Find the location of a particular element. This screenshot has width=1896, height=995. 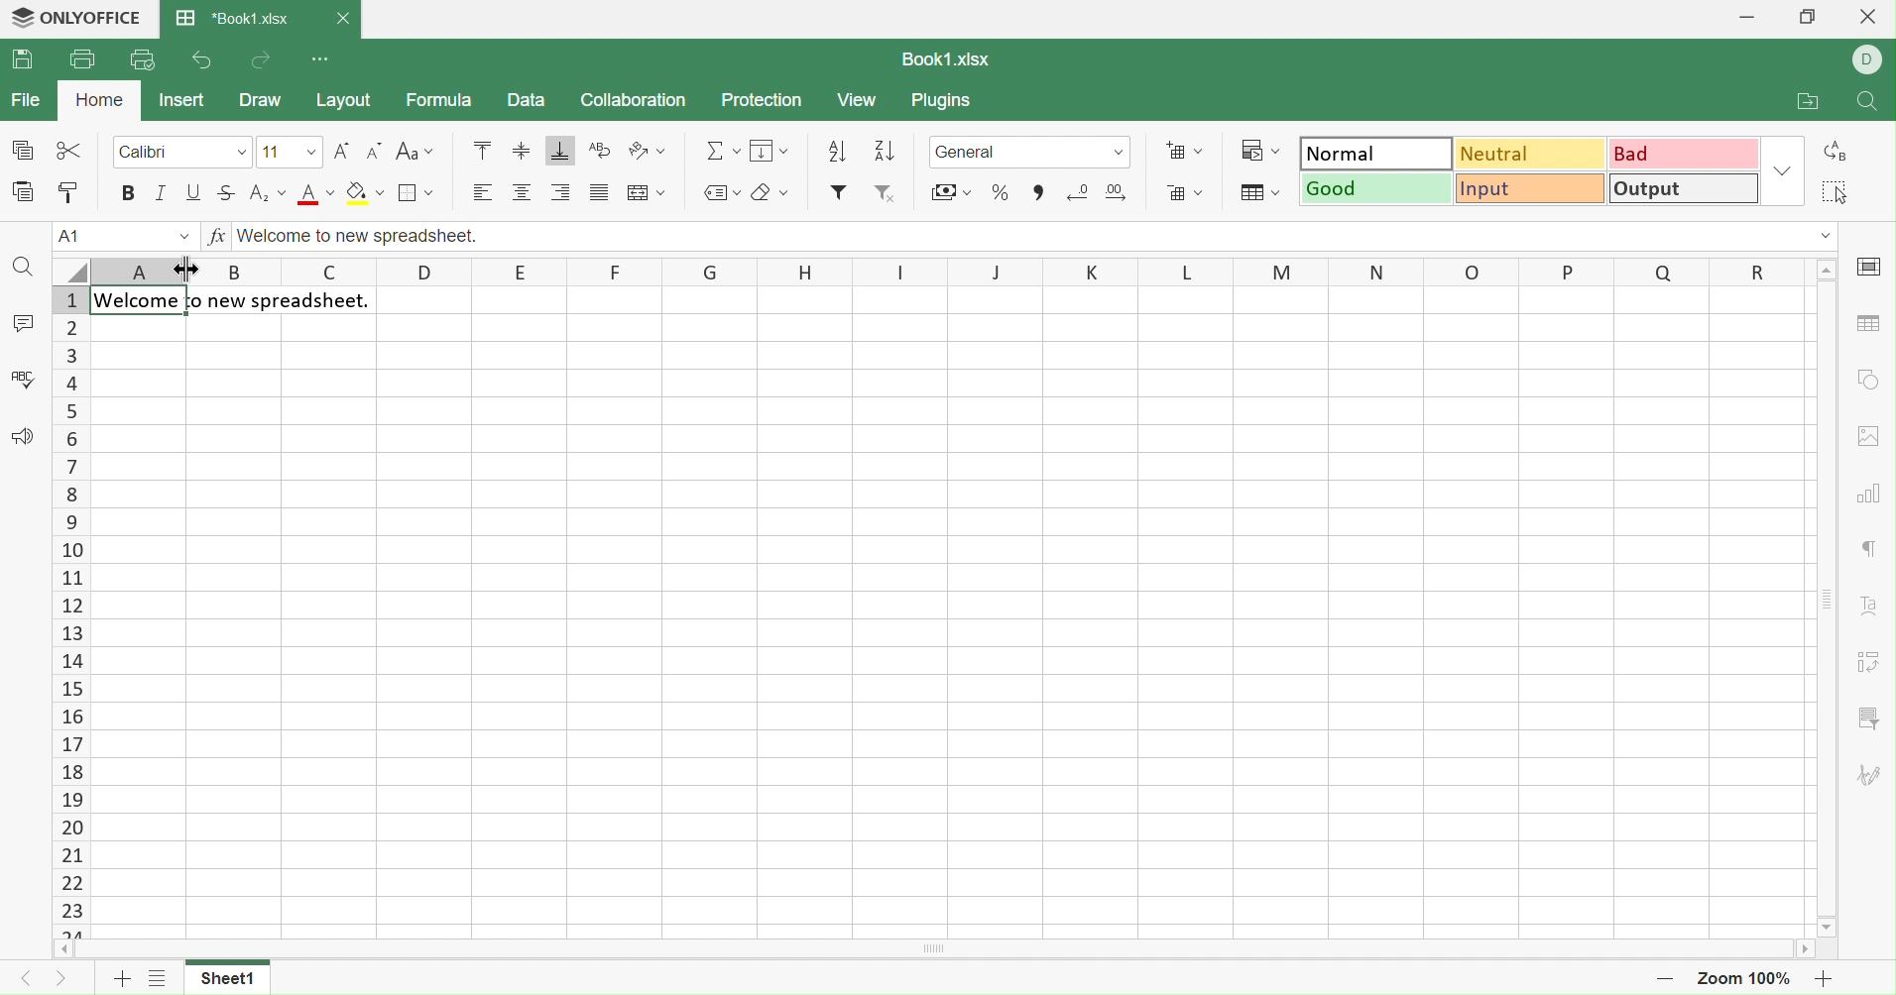

Insert cells is located at coordinates (1183, 151).